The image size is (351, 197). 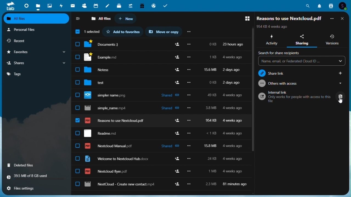 What do you see at coordinates (9, 6) in the screenshot?
I see `tab` at bounding box center [9, 6].